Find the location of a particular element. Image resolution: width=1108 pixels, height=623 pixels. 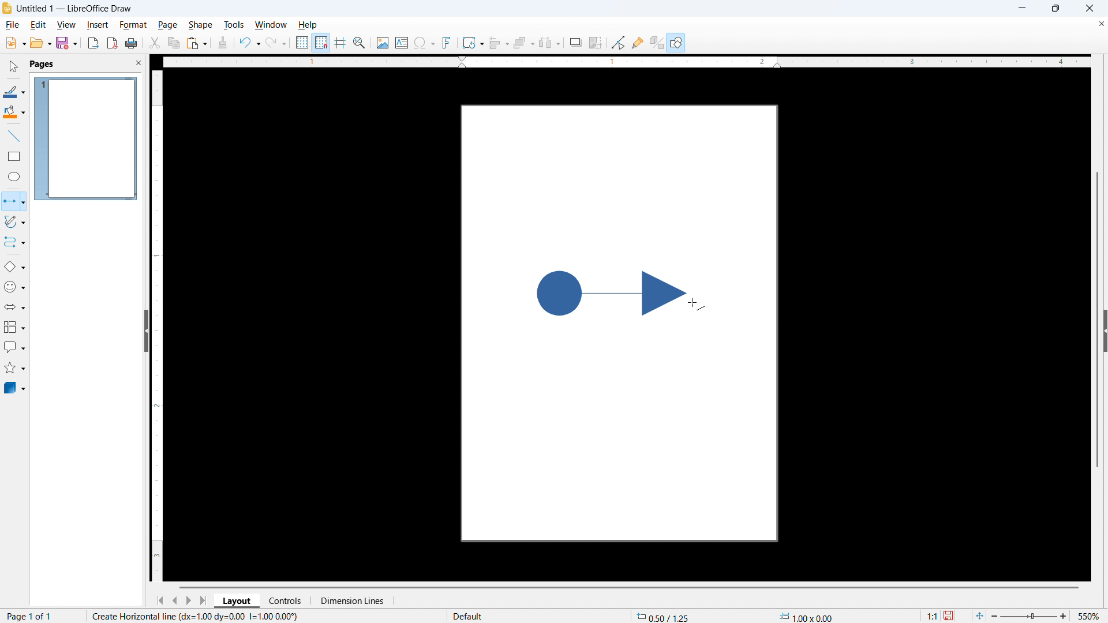

Expand panel  is located at coordinates (1105, 331).